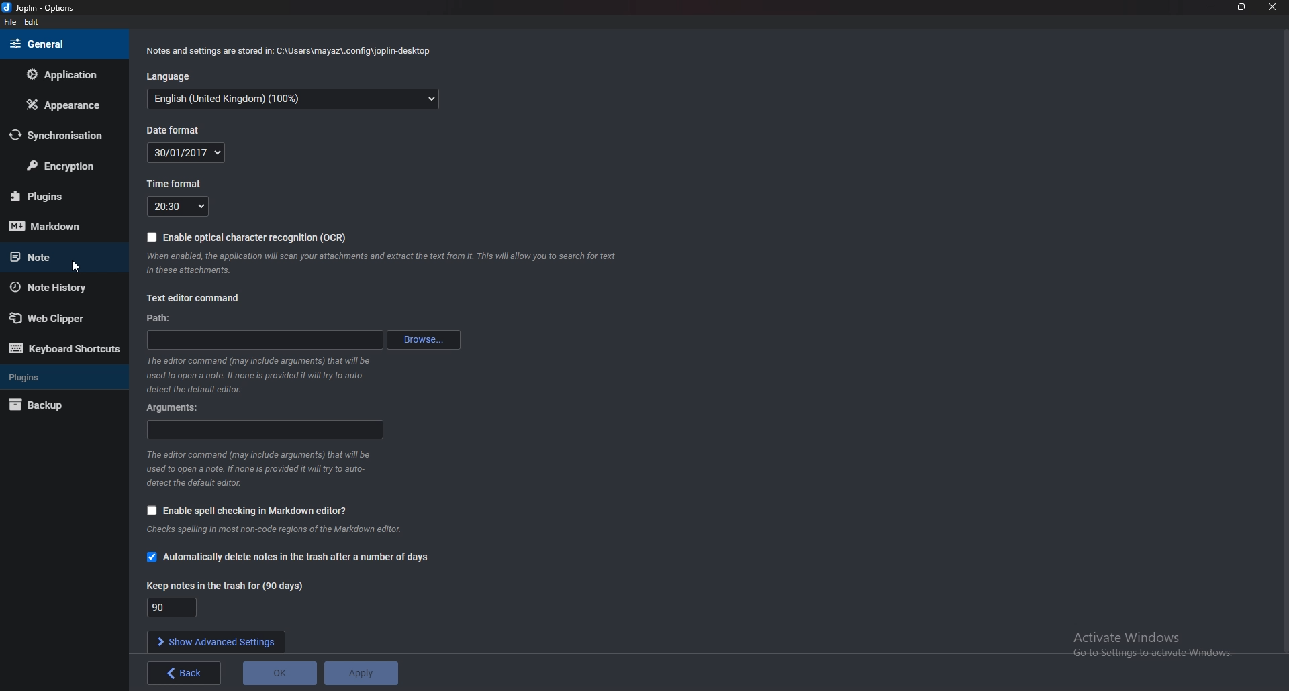 The height and width of the screenshot is (691, 1289). What do you see at coordinates (181, 409) in the screenshot?
I see `Arguments` at bounding box center [181, 409].